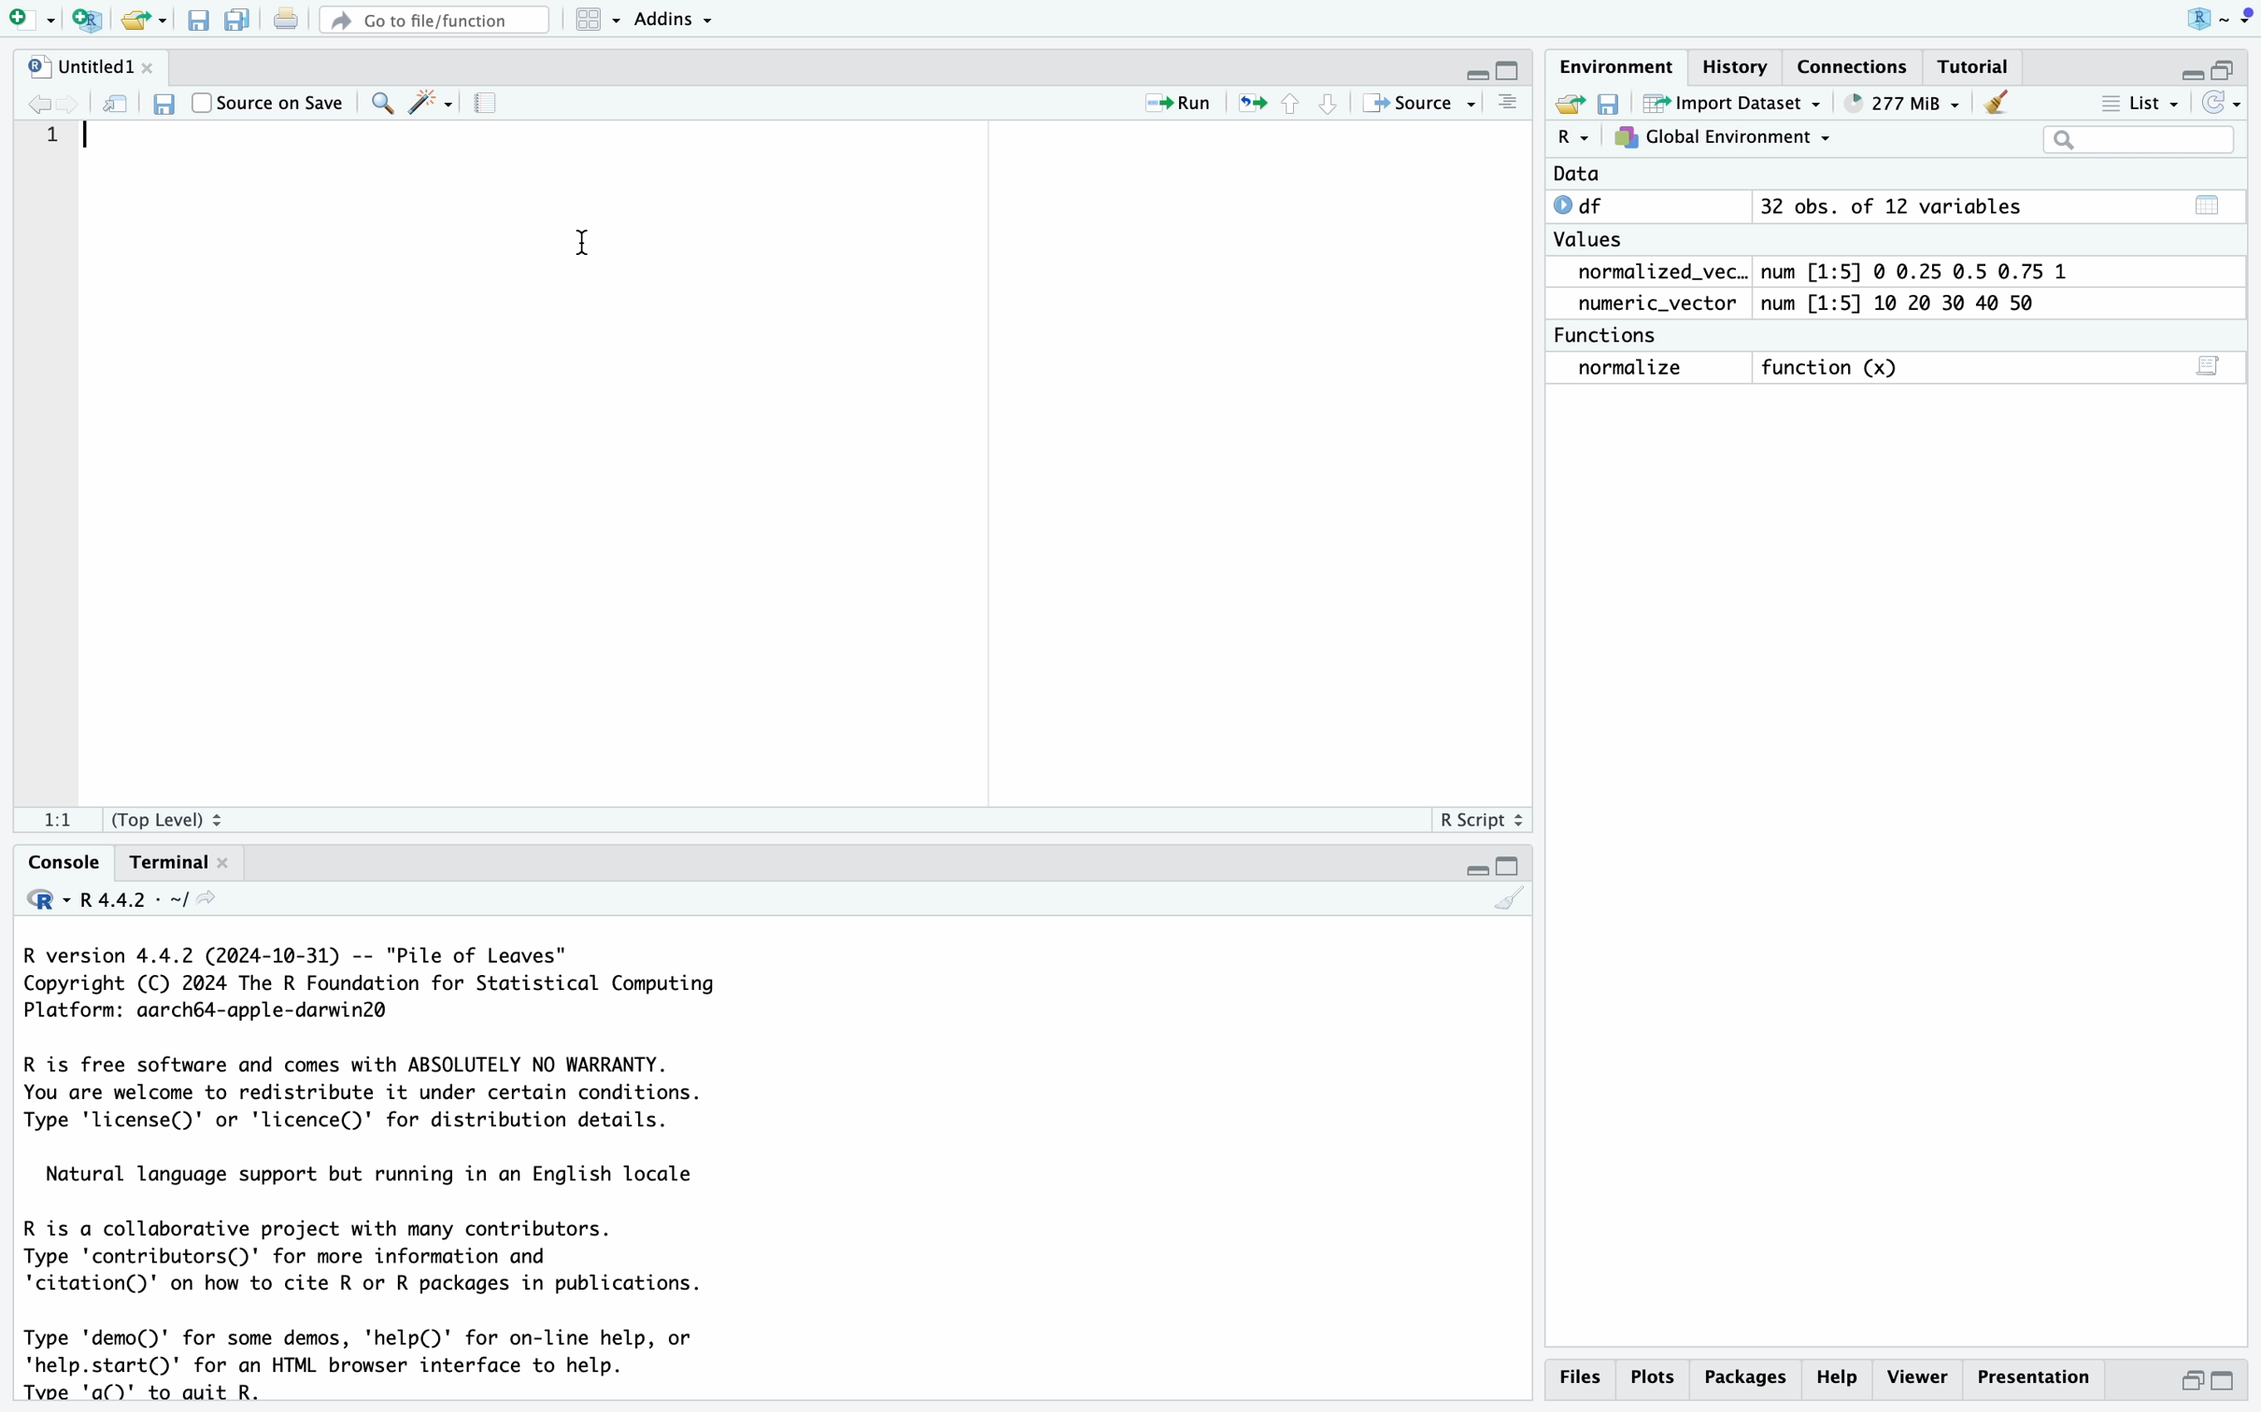 This screenshot has height=1412, width=2261. What do you see at coordinates (1648, 369) in the screenshot?
I see `normalize` at bounding box center [1648, 369].